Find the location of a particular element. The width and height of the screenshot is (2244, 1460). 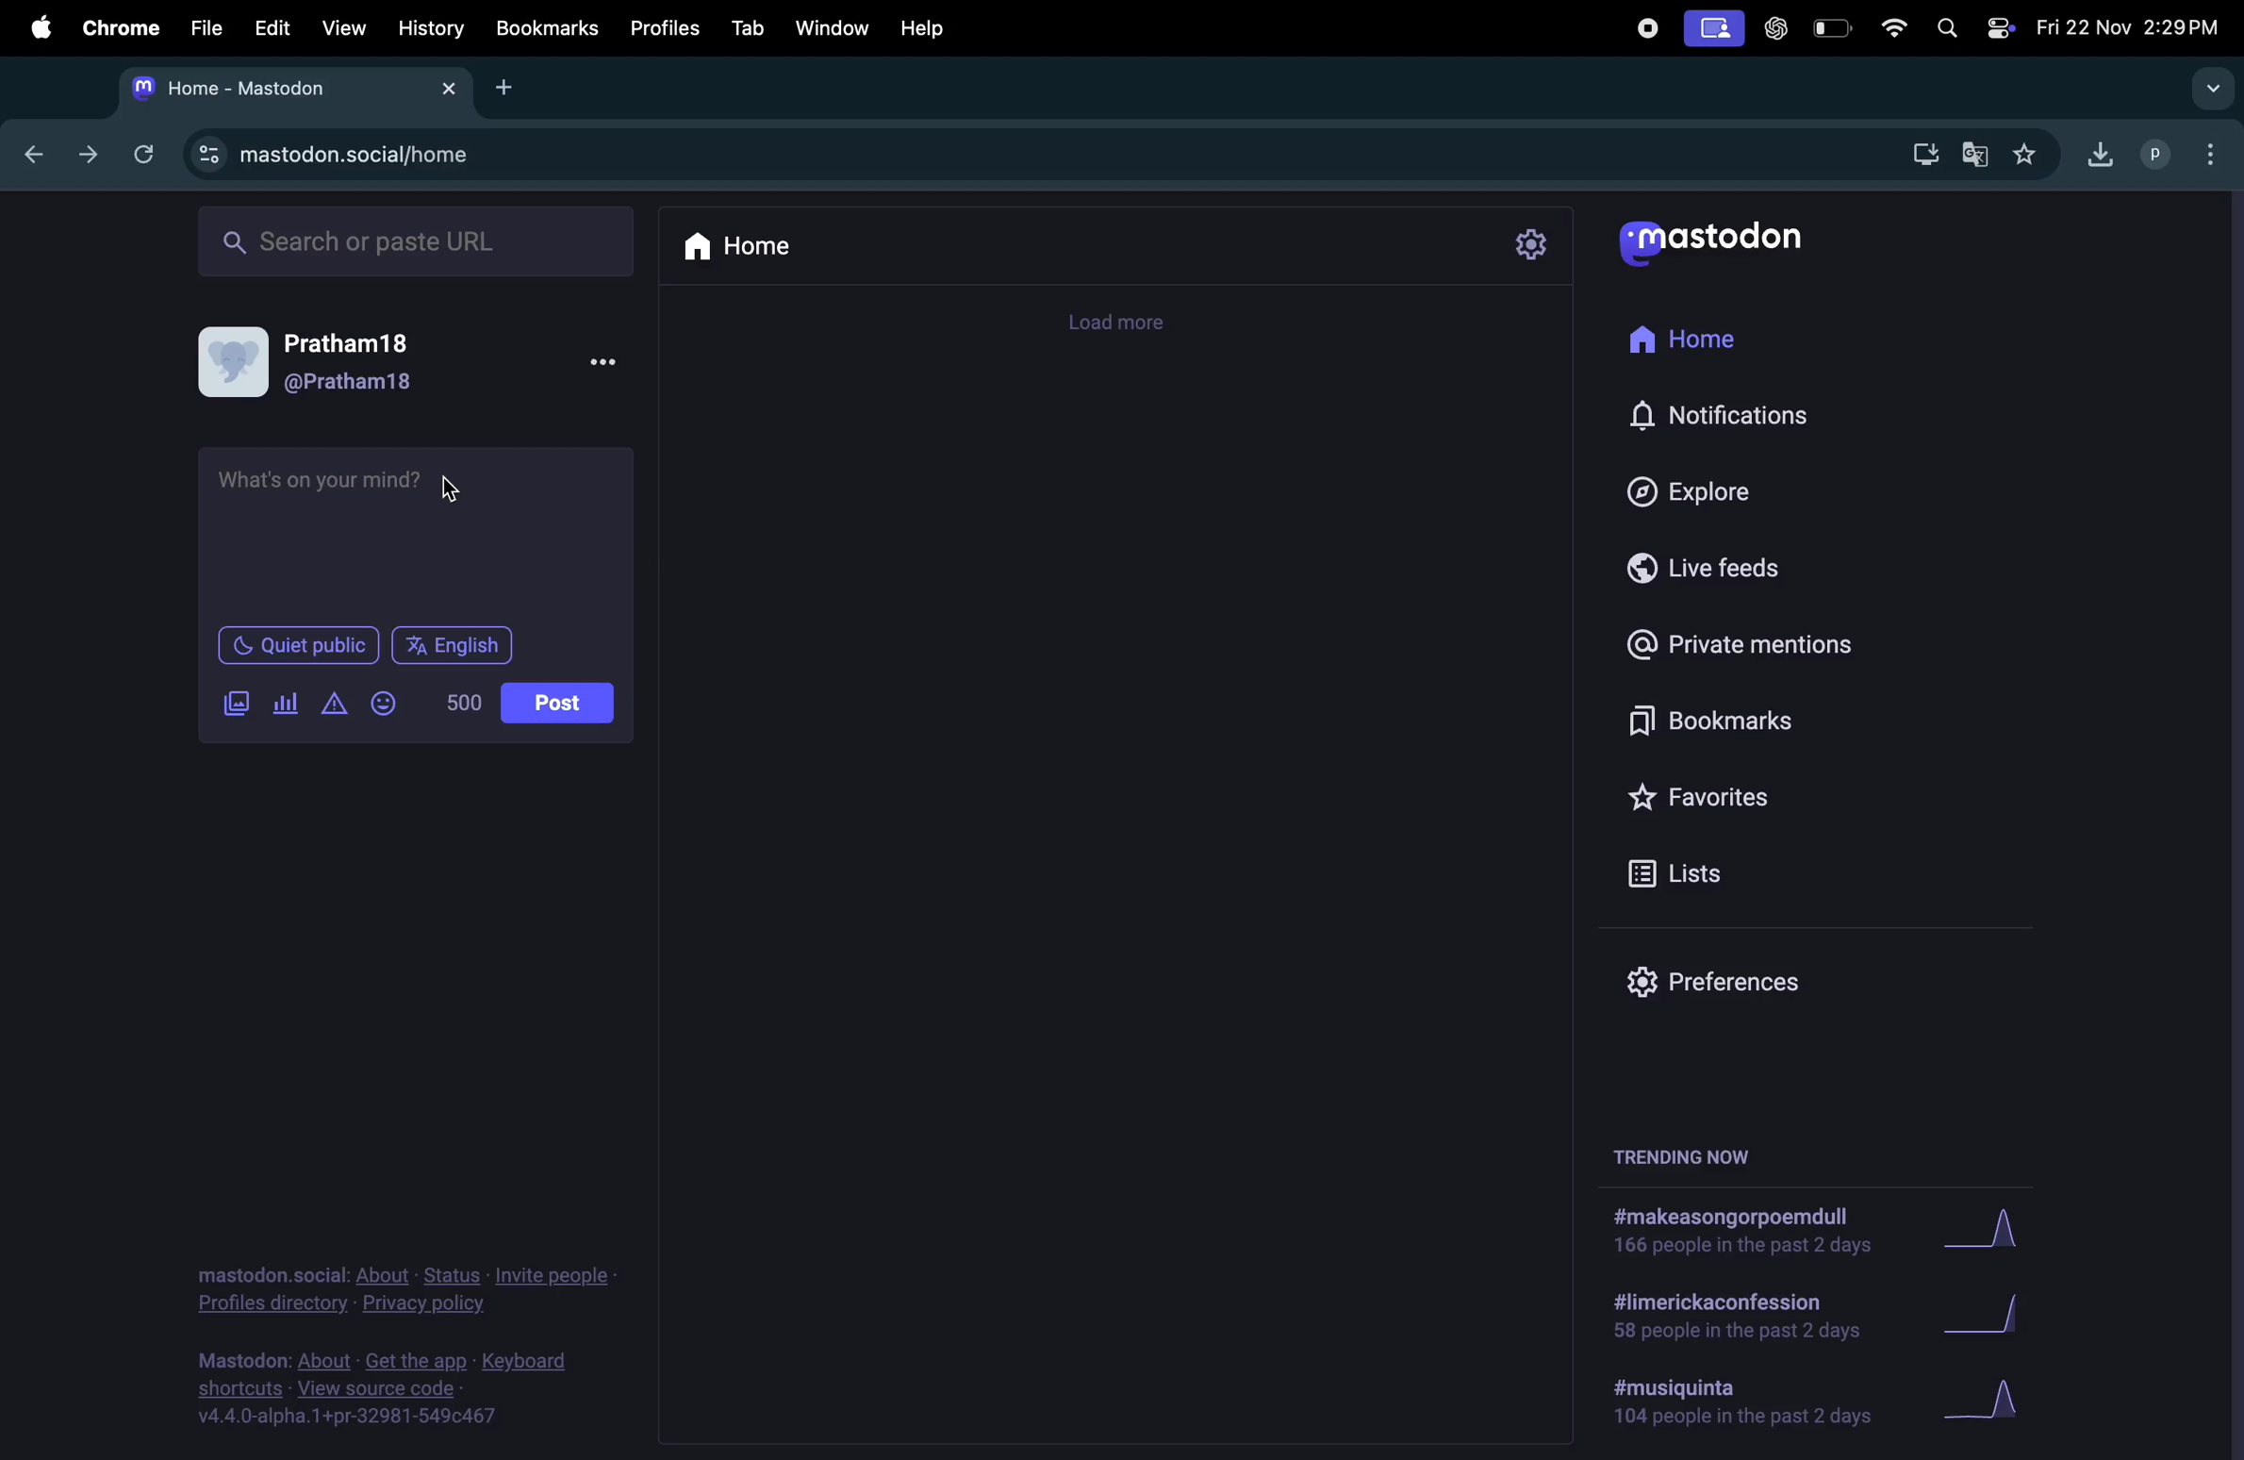

translate is located at coordinates (1975, 154).